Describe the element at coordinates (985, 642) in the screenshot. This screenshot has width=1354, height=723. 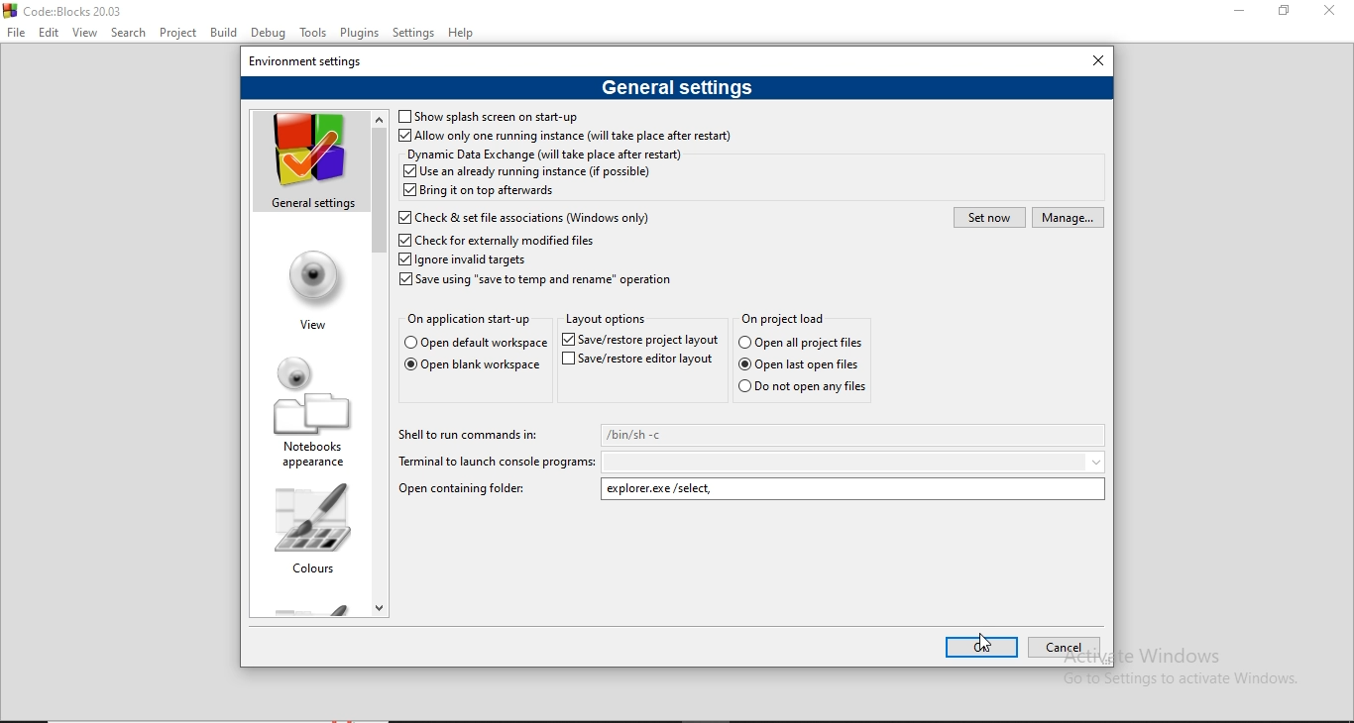
I see `cursor on OK button` at that location.